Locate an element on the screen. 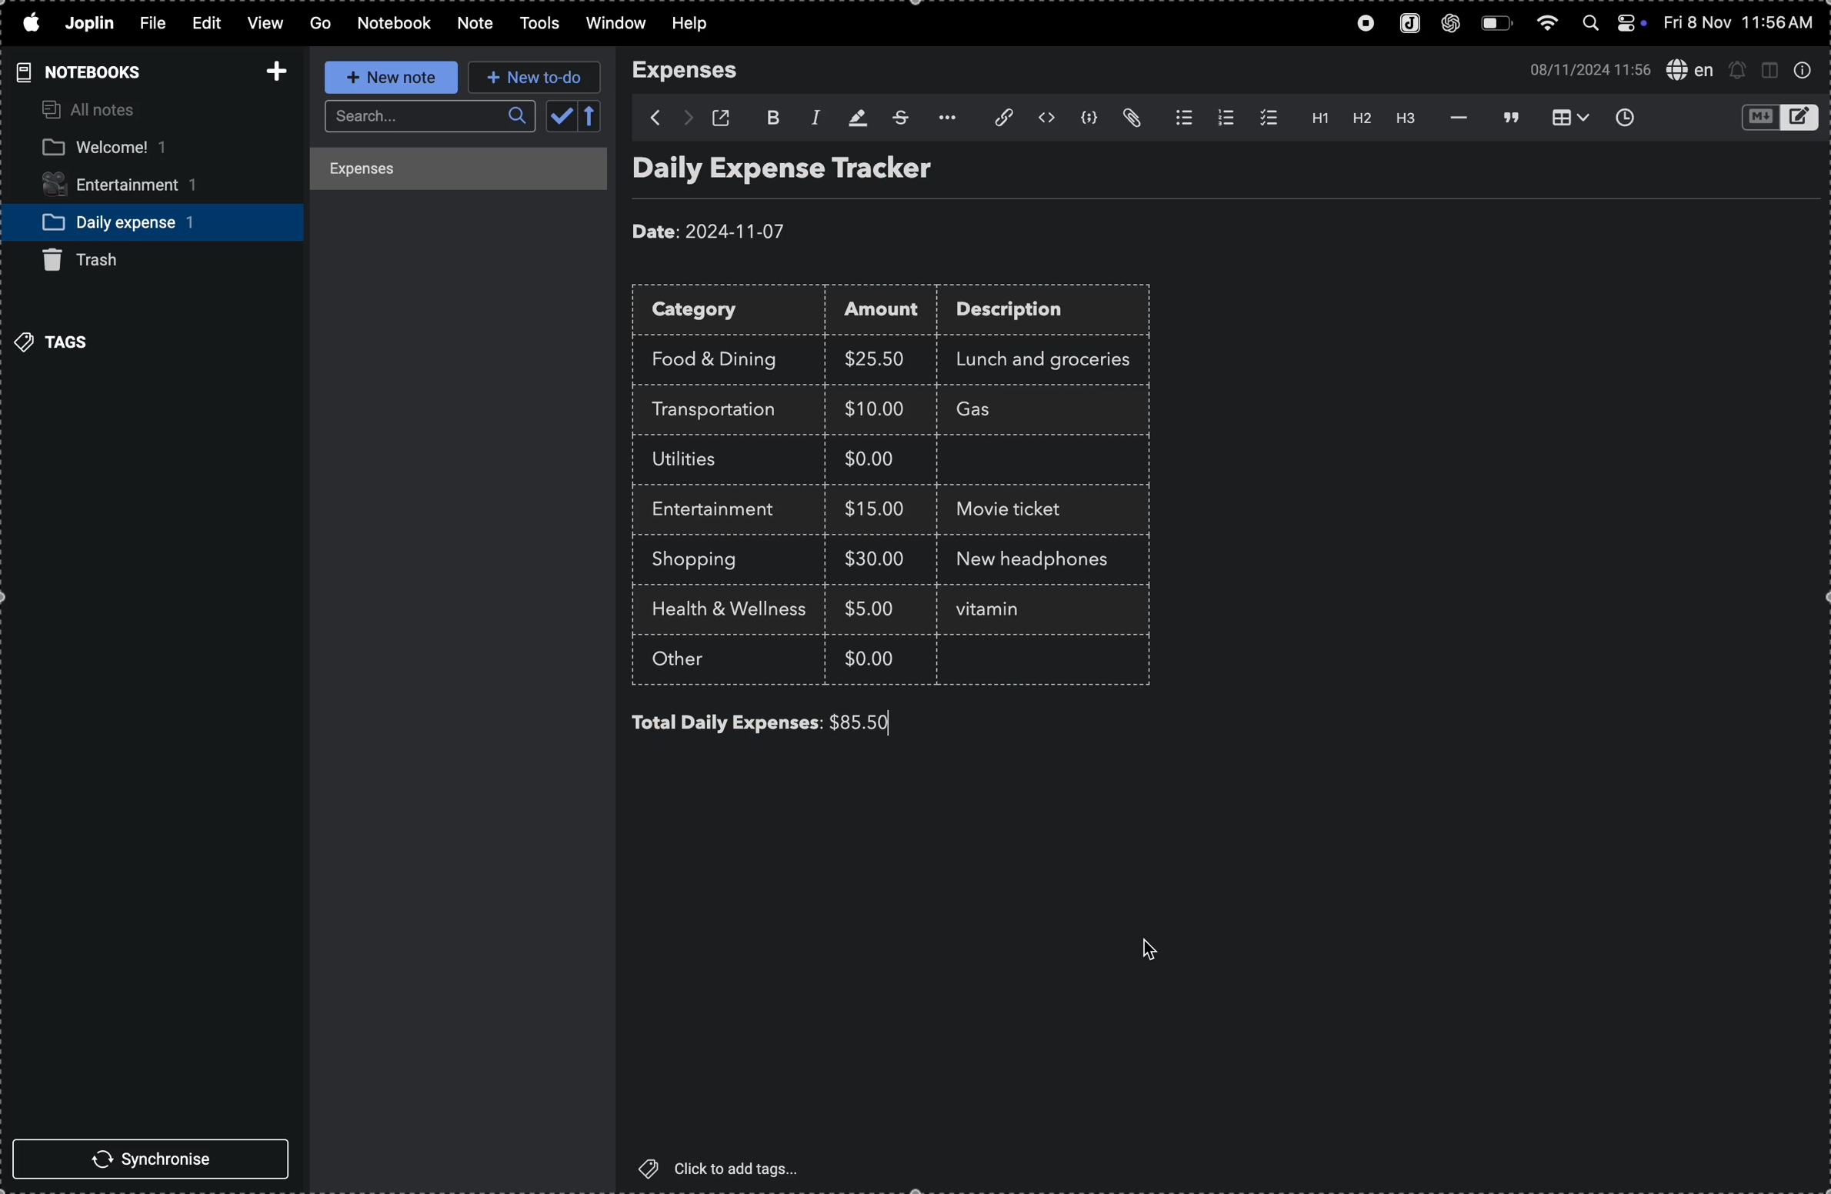 Image resolution: width=1831 pixels, height=1194 pixels. note is located at coordinates (472, 24).